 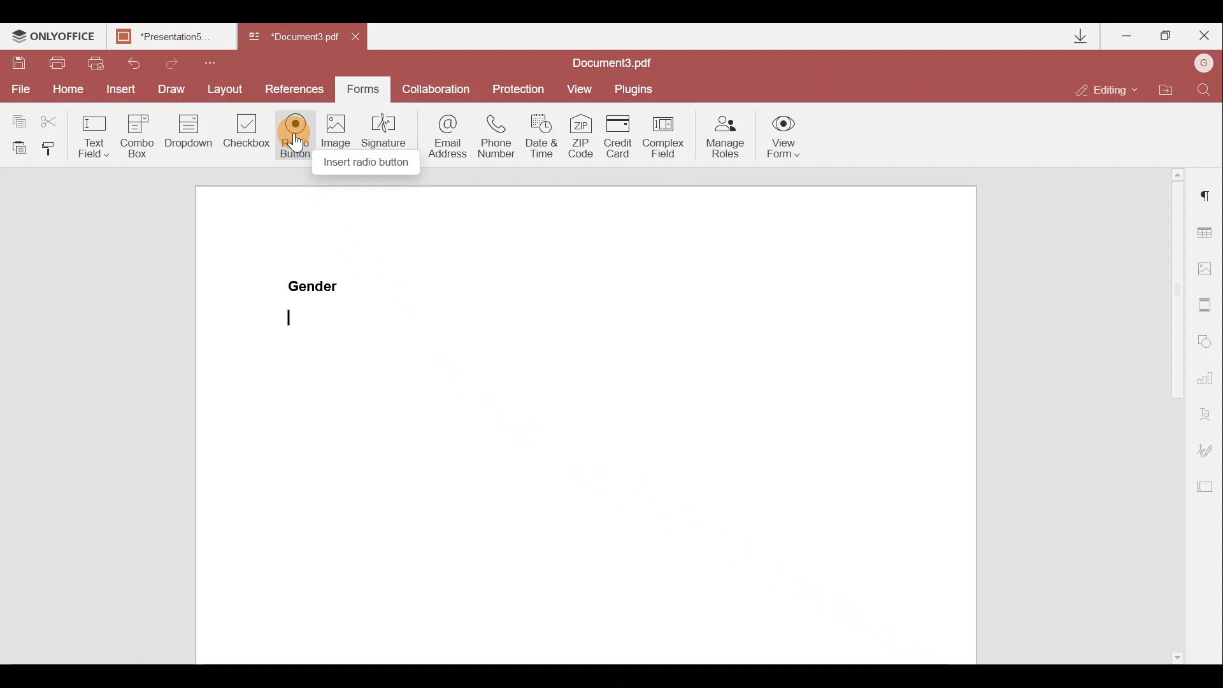 I want to click on ZIP code, so click(x=581, y=136).